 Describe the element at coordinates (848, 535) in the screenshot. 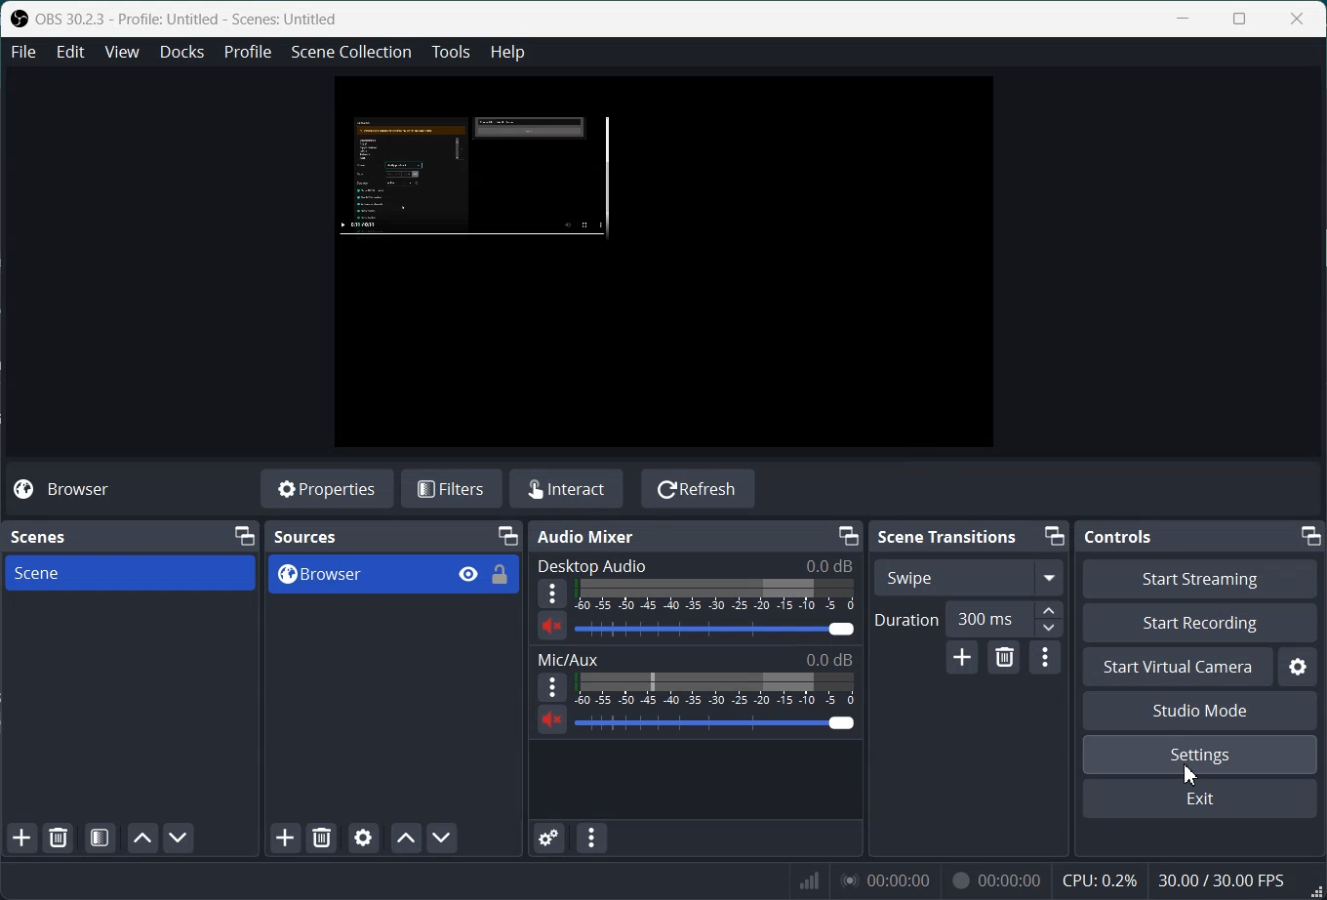

I see `Minimize` at that location.